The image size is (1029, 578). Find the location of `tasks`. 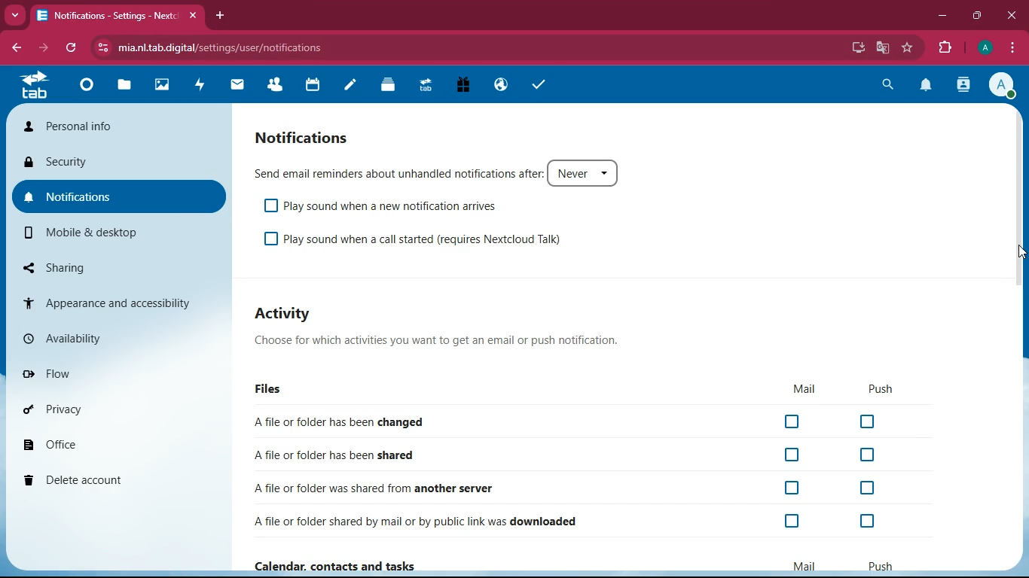

tasks is located at coordinates (541, 84).